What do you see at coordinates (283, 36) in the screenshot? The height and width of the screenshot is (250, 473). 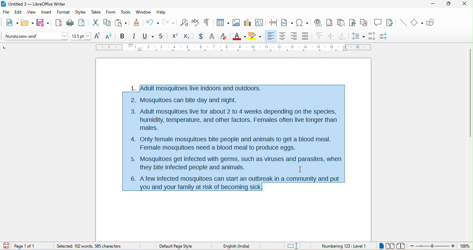 I see `align center` at bounding box center [283, 36].